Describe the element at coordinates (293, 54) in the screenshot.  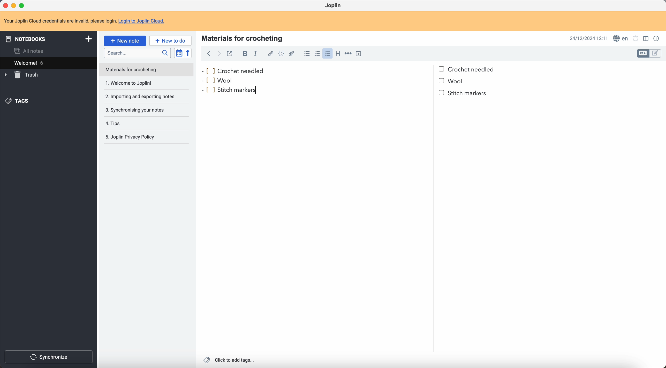
I see `attach file` at that location.